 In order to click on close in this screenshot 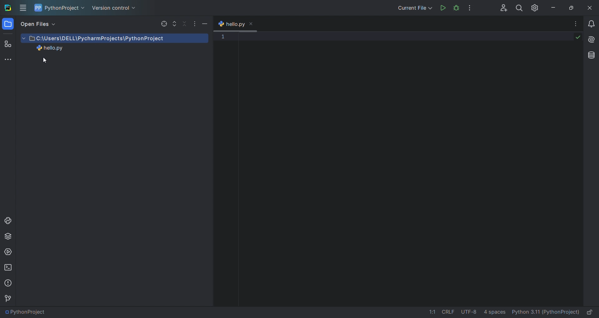, I will do `click(590, 8)`.